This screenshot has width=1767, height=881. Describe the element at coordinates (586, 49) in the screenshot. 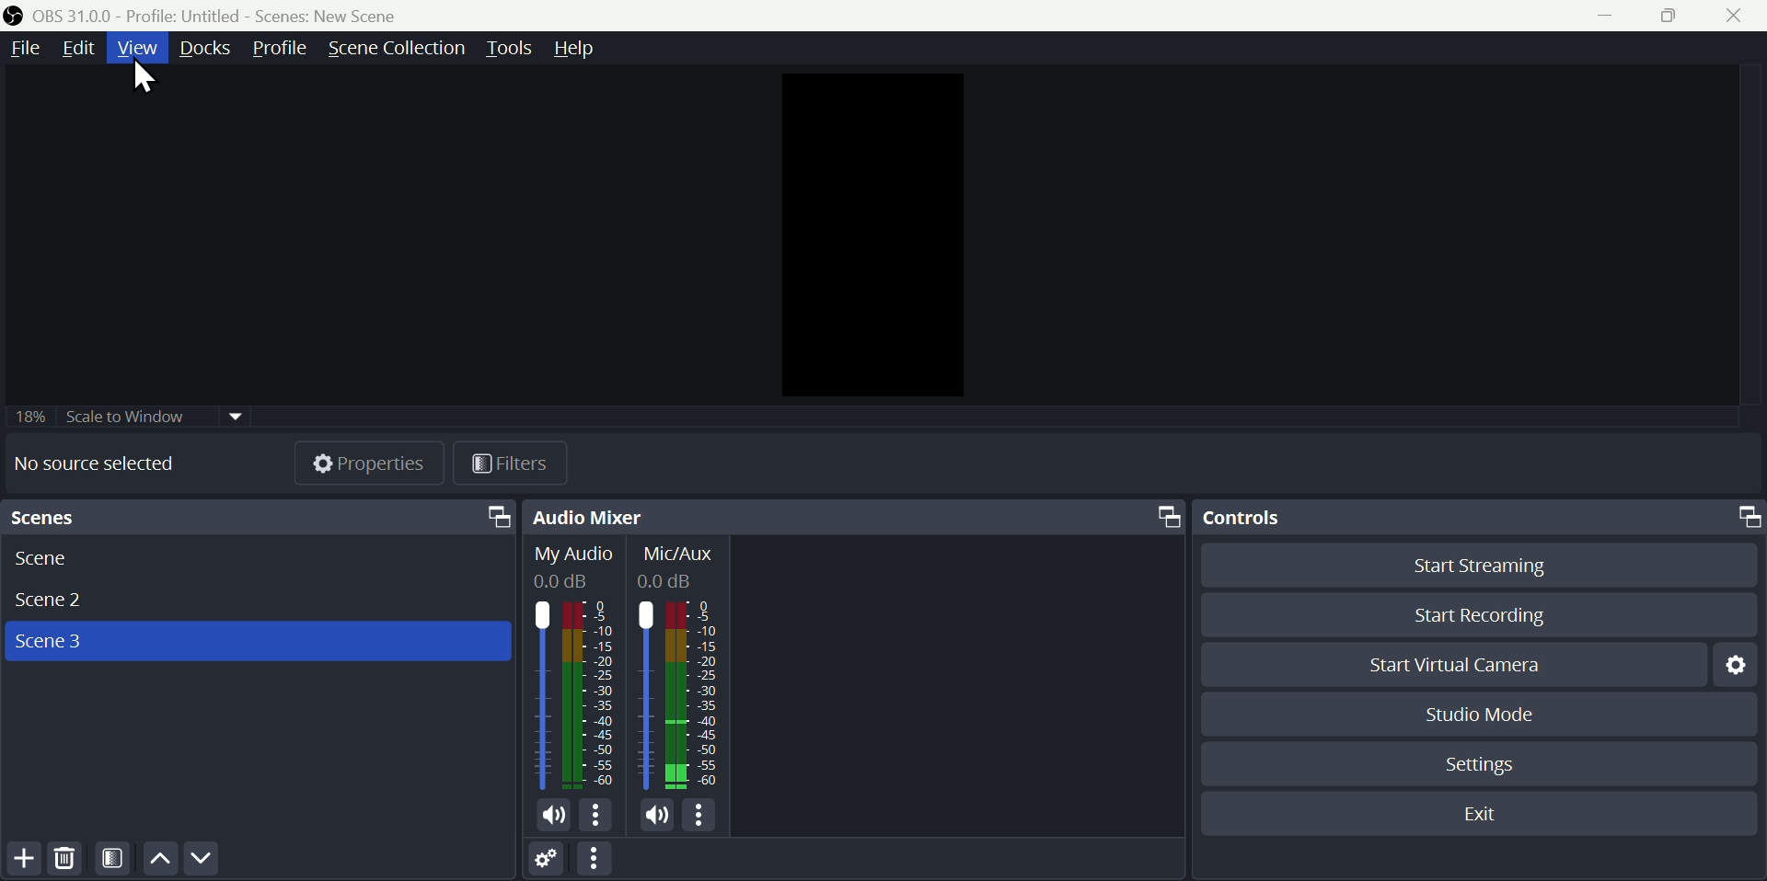

I see `Help` at that location.